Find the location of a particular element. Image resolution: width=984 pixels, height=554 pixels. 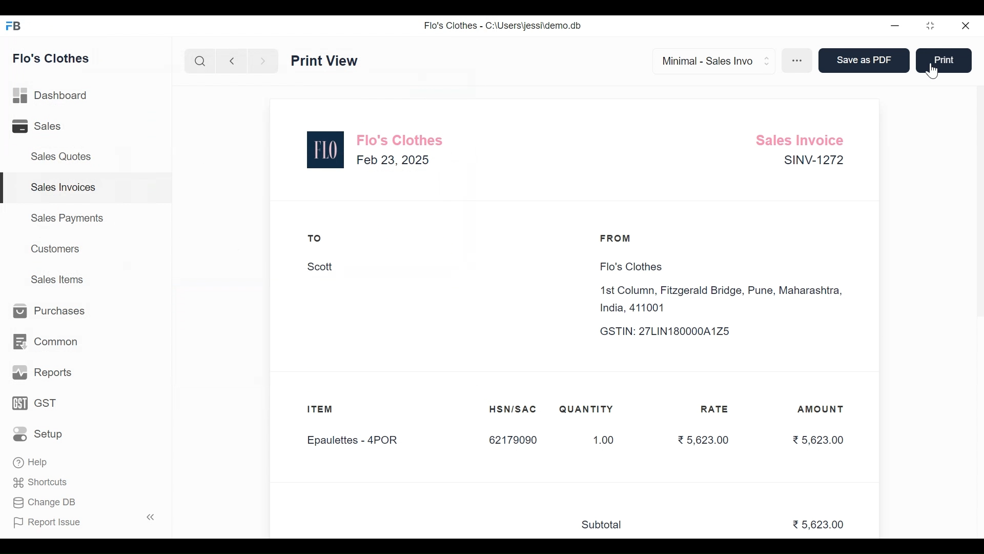

5,623.00 is located at coordinates (702, 439).